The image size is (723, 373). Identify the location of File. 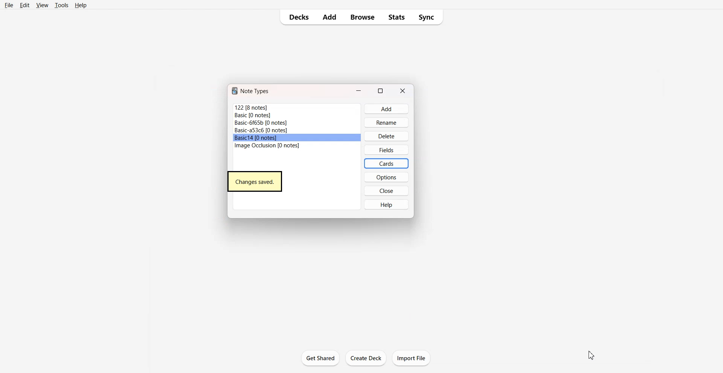
(9, 5).